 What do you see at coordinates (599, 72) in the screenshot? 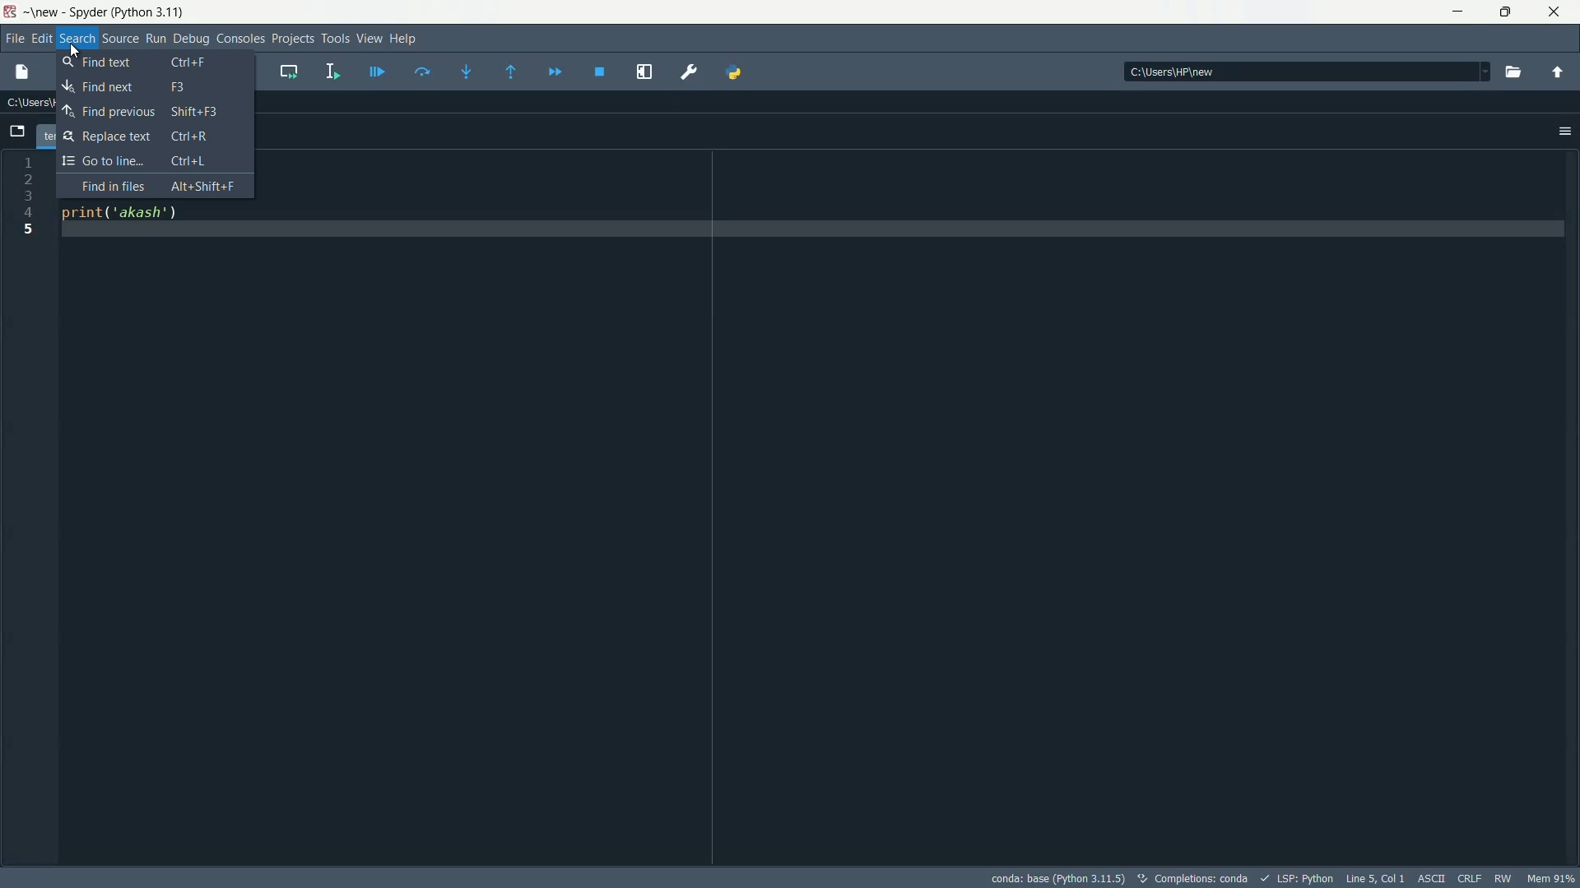
I see `stop debugging` at bounding box center [599, 72].